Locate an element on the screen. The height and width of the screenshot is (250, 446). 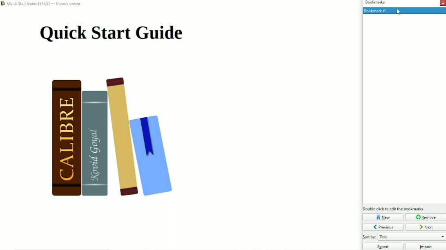
Export is located at coordinates (383, 246).